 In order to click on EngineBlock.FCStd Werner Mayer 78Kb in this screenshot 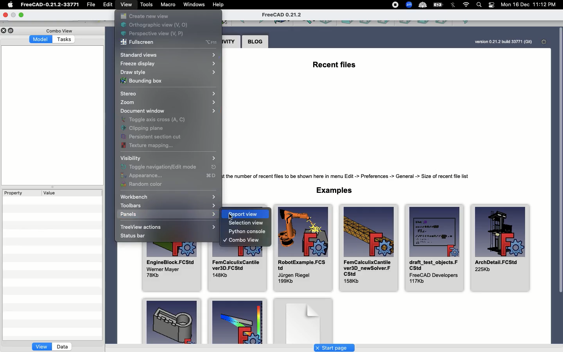, I will do `click(172, 267)`.